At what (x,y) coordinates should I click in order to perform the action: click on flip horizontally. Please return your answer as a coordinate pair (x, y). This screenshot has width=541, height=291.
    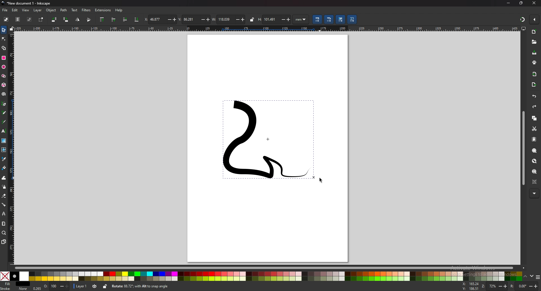
    Looking at the image, I should click on (89, 20).